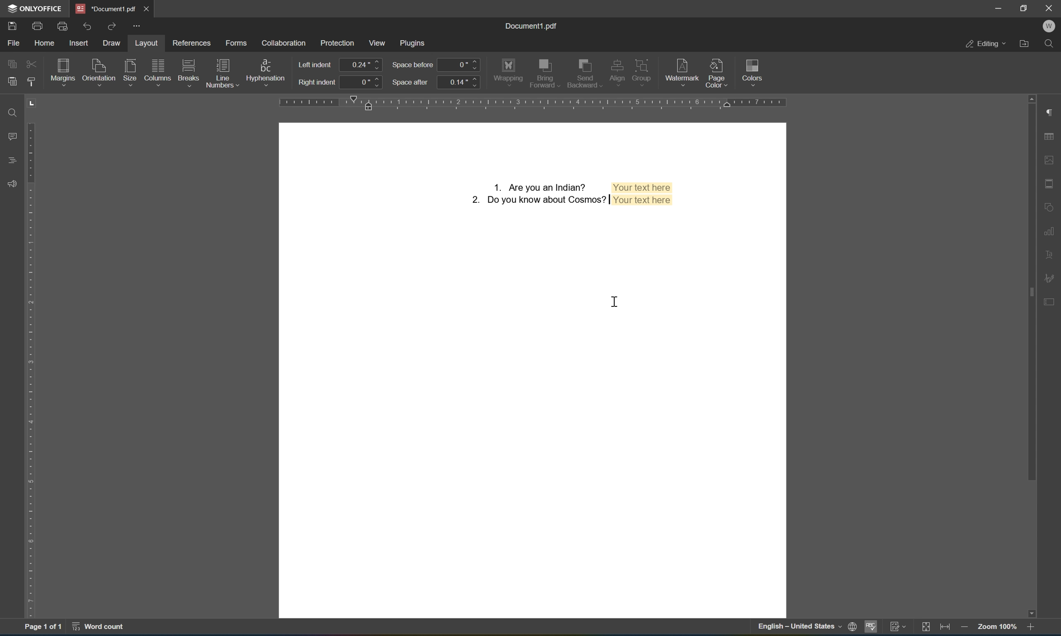 The height and width of the screenshot is (636, 1061). Describe the element at coordinates (110, 43) in the screenshot. I see `draw` at that location.